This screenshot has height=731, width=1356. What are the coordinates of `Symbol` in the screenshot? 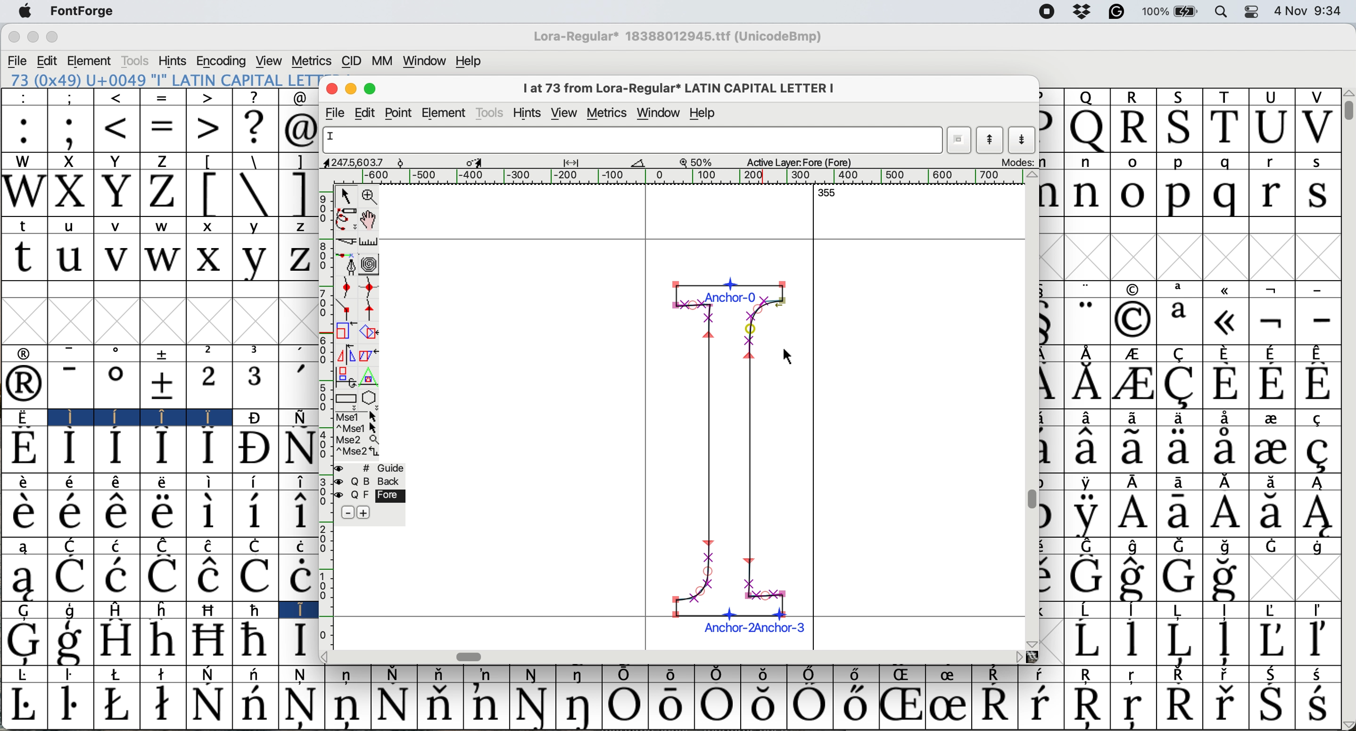 It's located at (1134, 354).